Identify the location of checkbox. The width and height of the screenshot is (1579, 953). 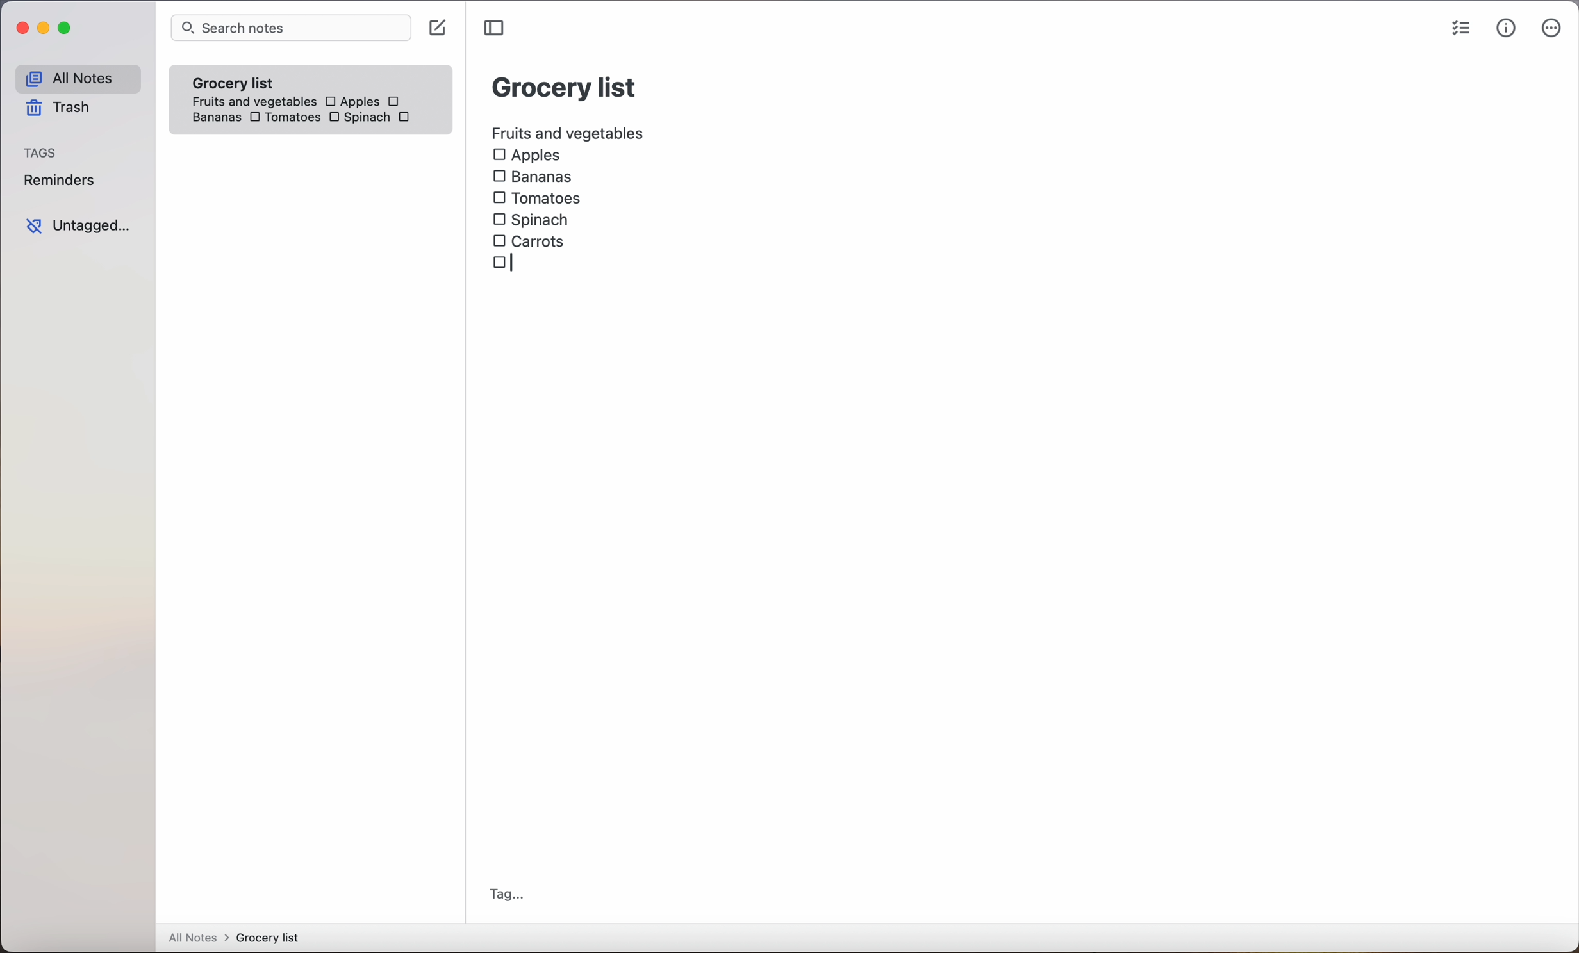
(396, 101).